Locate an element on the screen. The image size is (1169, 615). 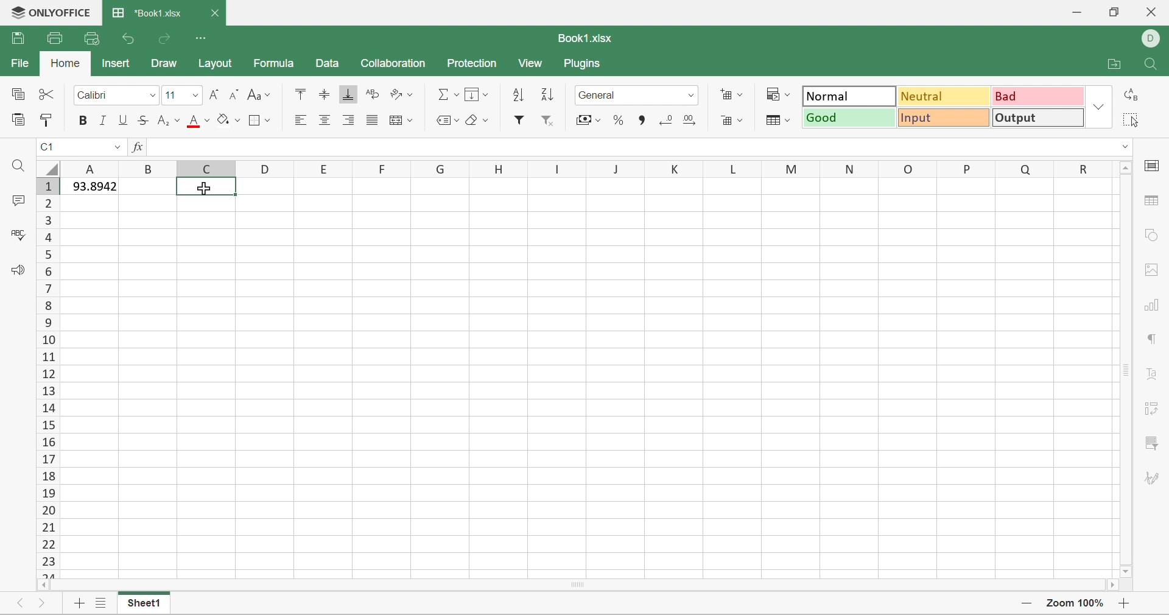
Summation is located at coordinates (448, 94).